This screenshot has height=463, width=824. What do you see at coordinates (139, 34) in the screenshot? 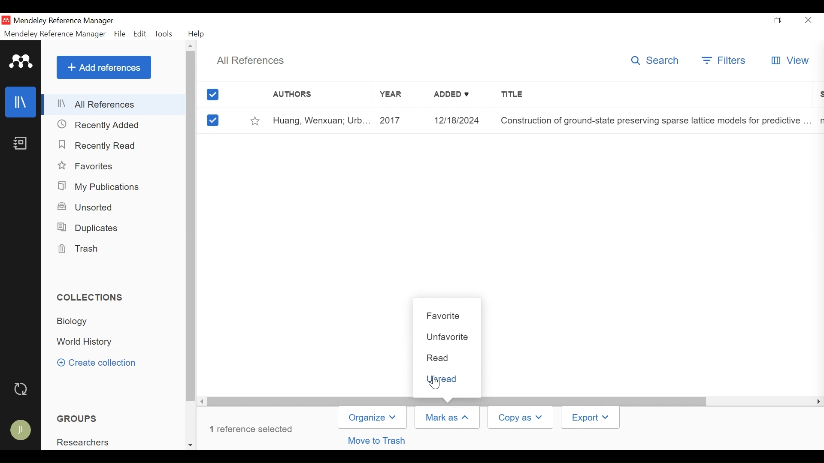
I see `Edit` at bounding box center [139, 34].